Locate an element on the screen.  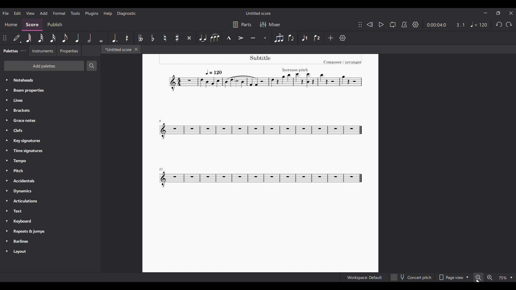
Keyboard is located at coordinates (50, 221).